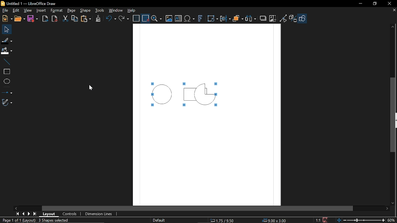 Image resolution: width=397 pixels, height=223 pixels. I want to click on First page, so click(17, 214).